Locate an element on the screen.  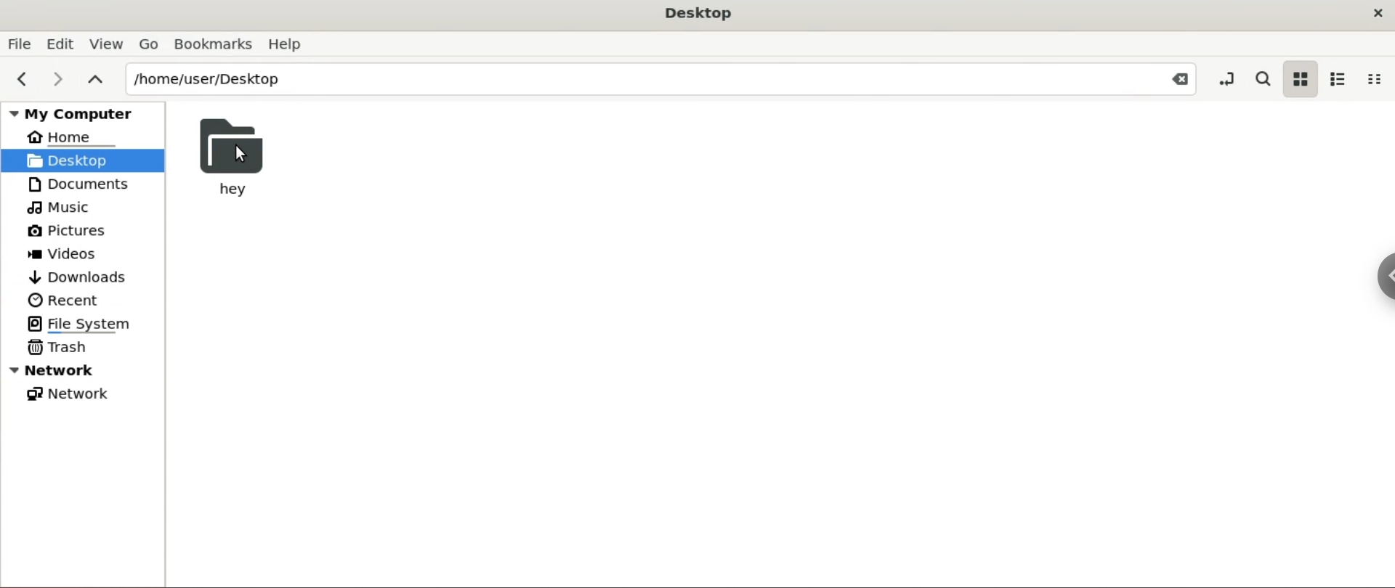
Sidebar is located at coordinates (1377, 290).